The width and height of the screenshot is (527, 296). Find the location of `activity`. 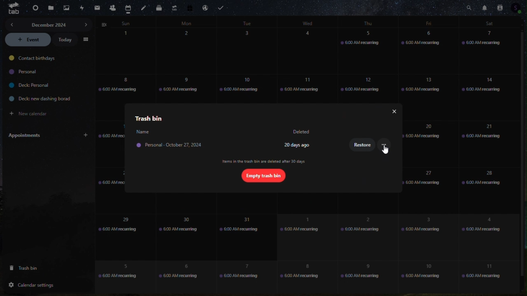

activity is located at coordinates (82, 8).